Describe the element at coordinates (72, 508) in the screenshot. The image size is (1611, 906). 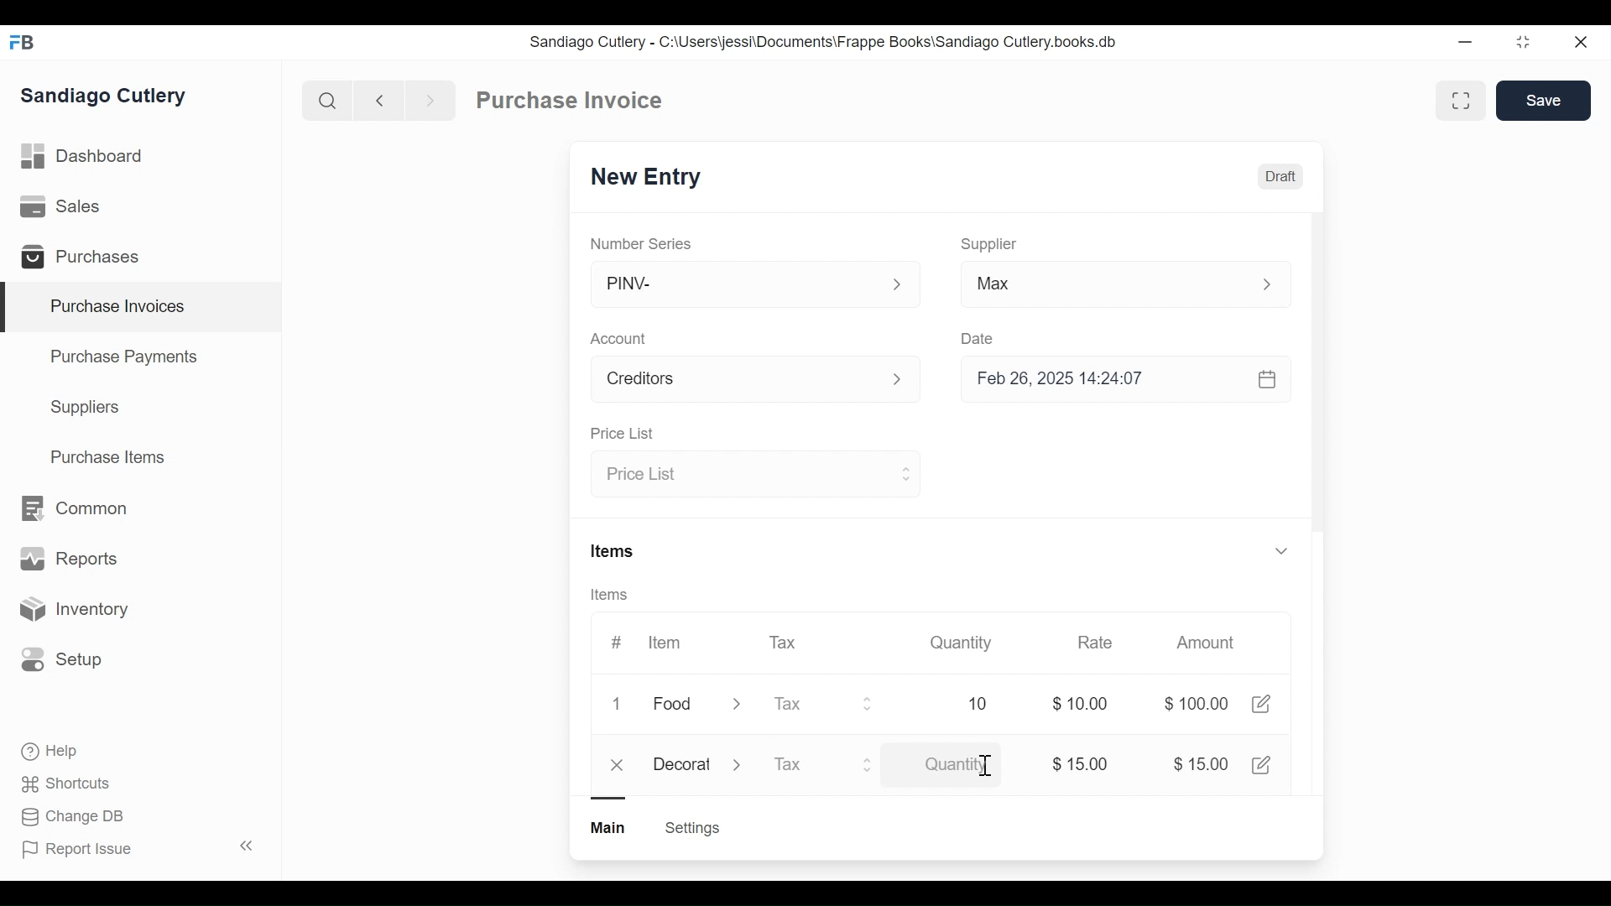
I see `Common` at that location.